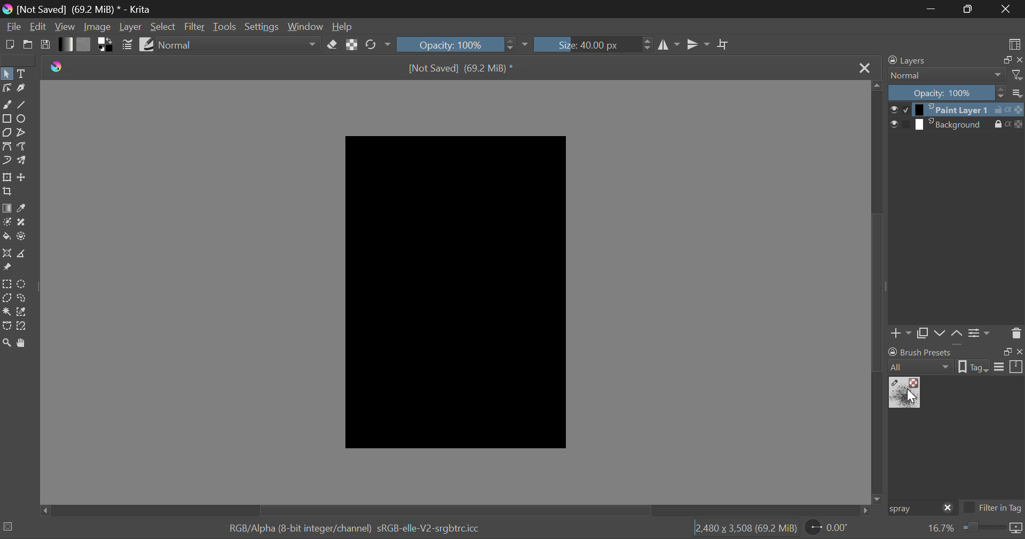 The height and width of the screenshot is (539, 1025). What do you see at coordinates (1018, 92) in the screenshot?
I see `more` at bounding box center [1018, 92].